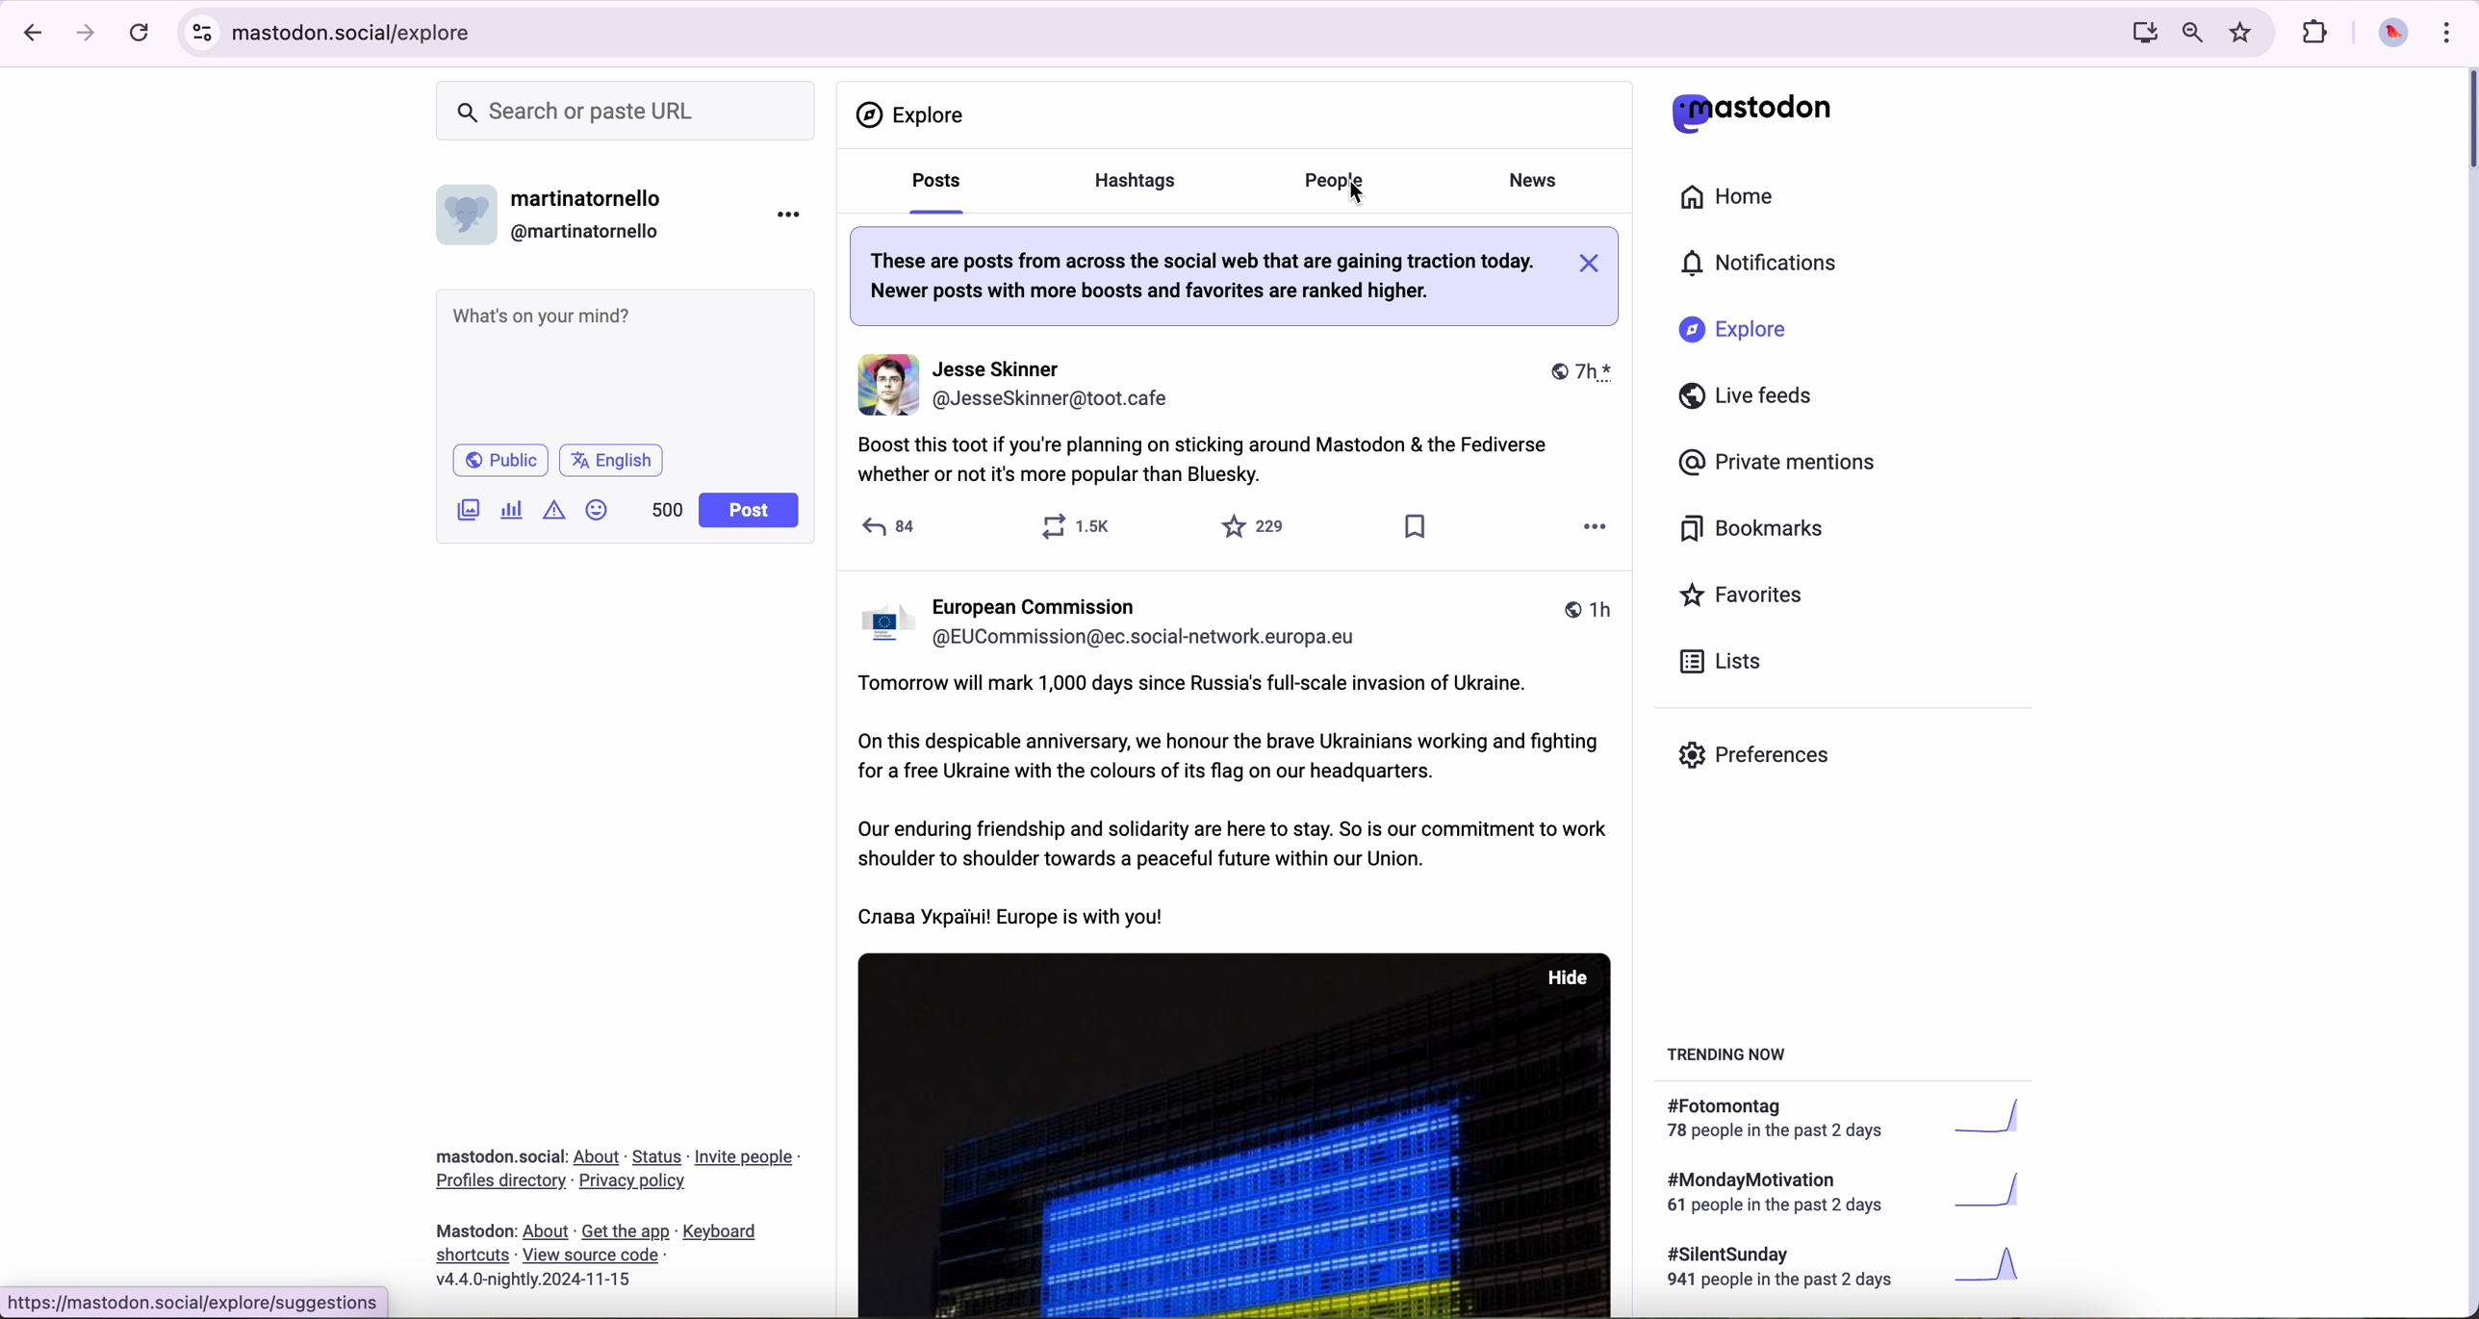 Image resolution: width=2479 pixels, height=1319 pixels. Describe the element at coordinates (612, 459) in the screenshot. I see `language` at that location.